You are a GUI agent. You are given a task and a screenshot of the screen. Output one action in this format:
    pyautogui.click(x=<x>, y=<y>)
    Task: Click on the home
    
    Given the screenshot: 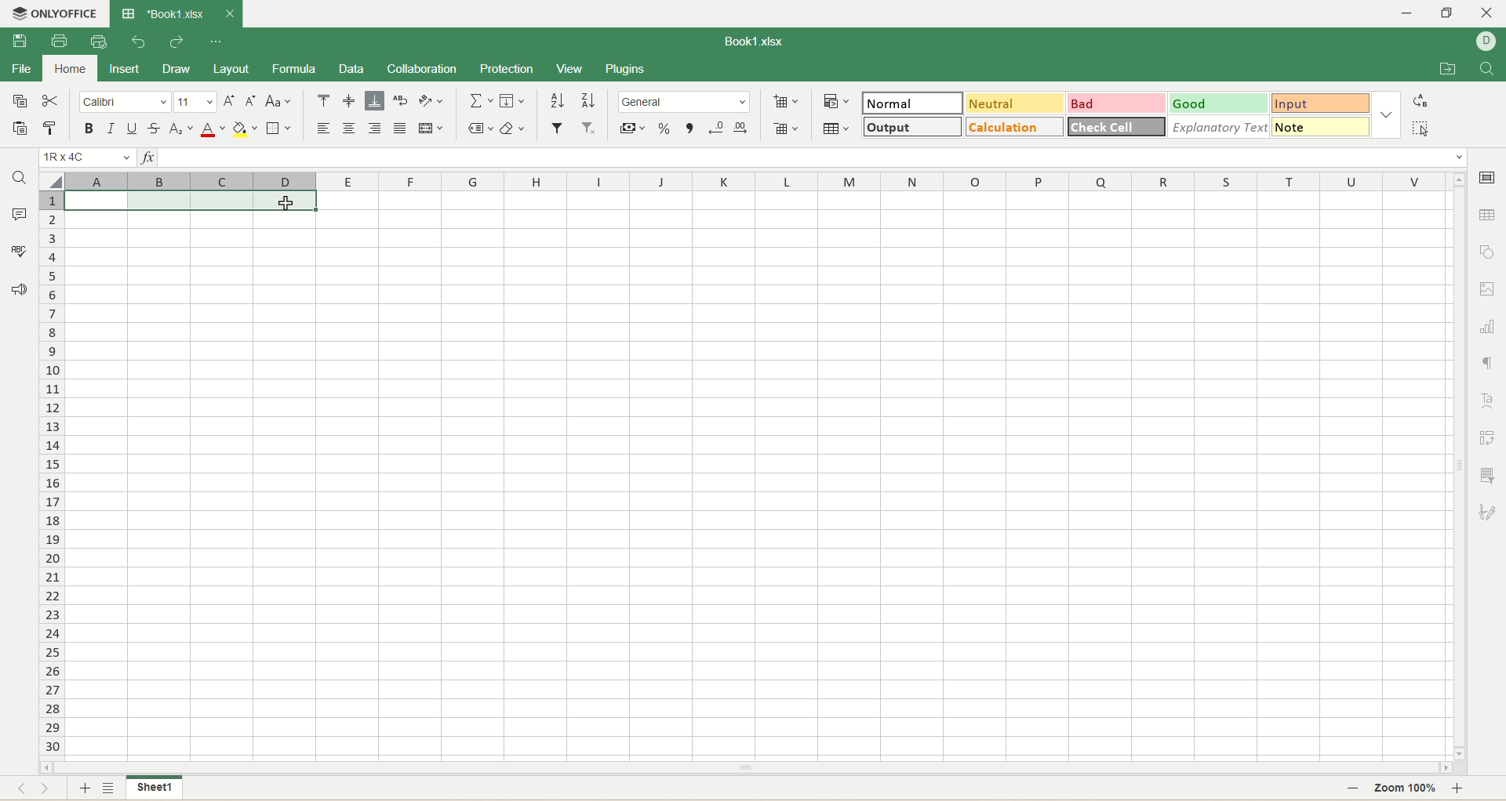 What is the action you would take?
    pyautogui.click(x=65, y=70)
    